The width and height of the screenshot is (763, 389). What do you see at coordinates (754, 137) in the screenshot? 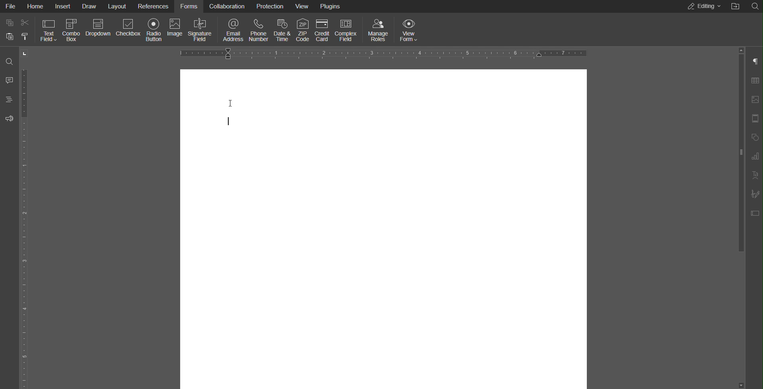
I see `Shape Settings` at bounding box center [754, 137].